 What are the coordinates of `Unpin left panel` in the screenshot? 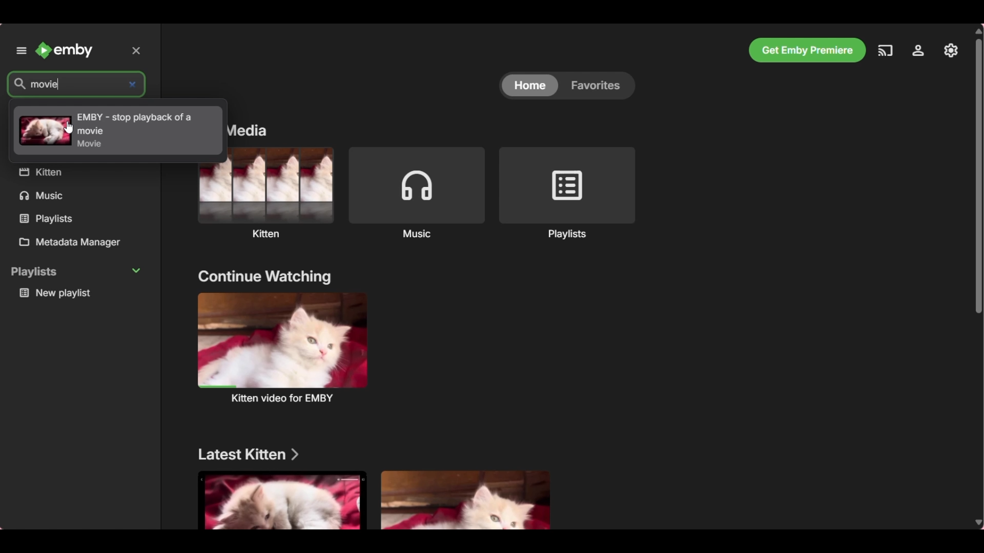 It's located at (21, 51).